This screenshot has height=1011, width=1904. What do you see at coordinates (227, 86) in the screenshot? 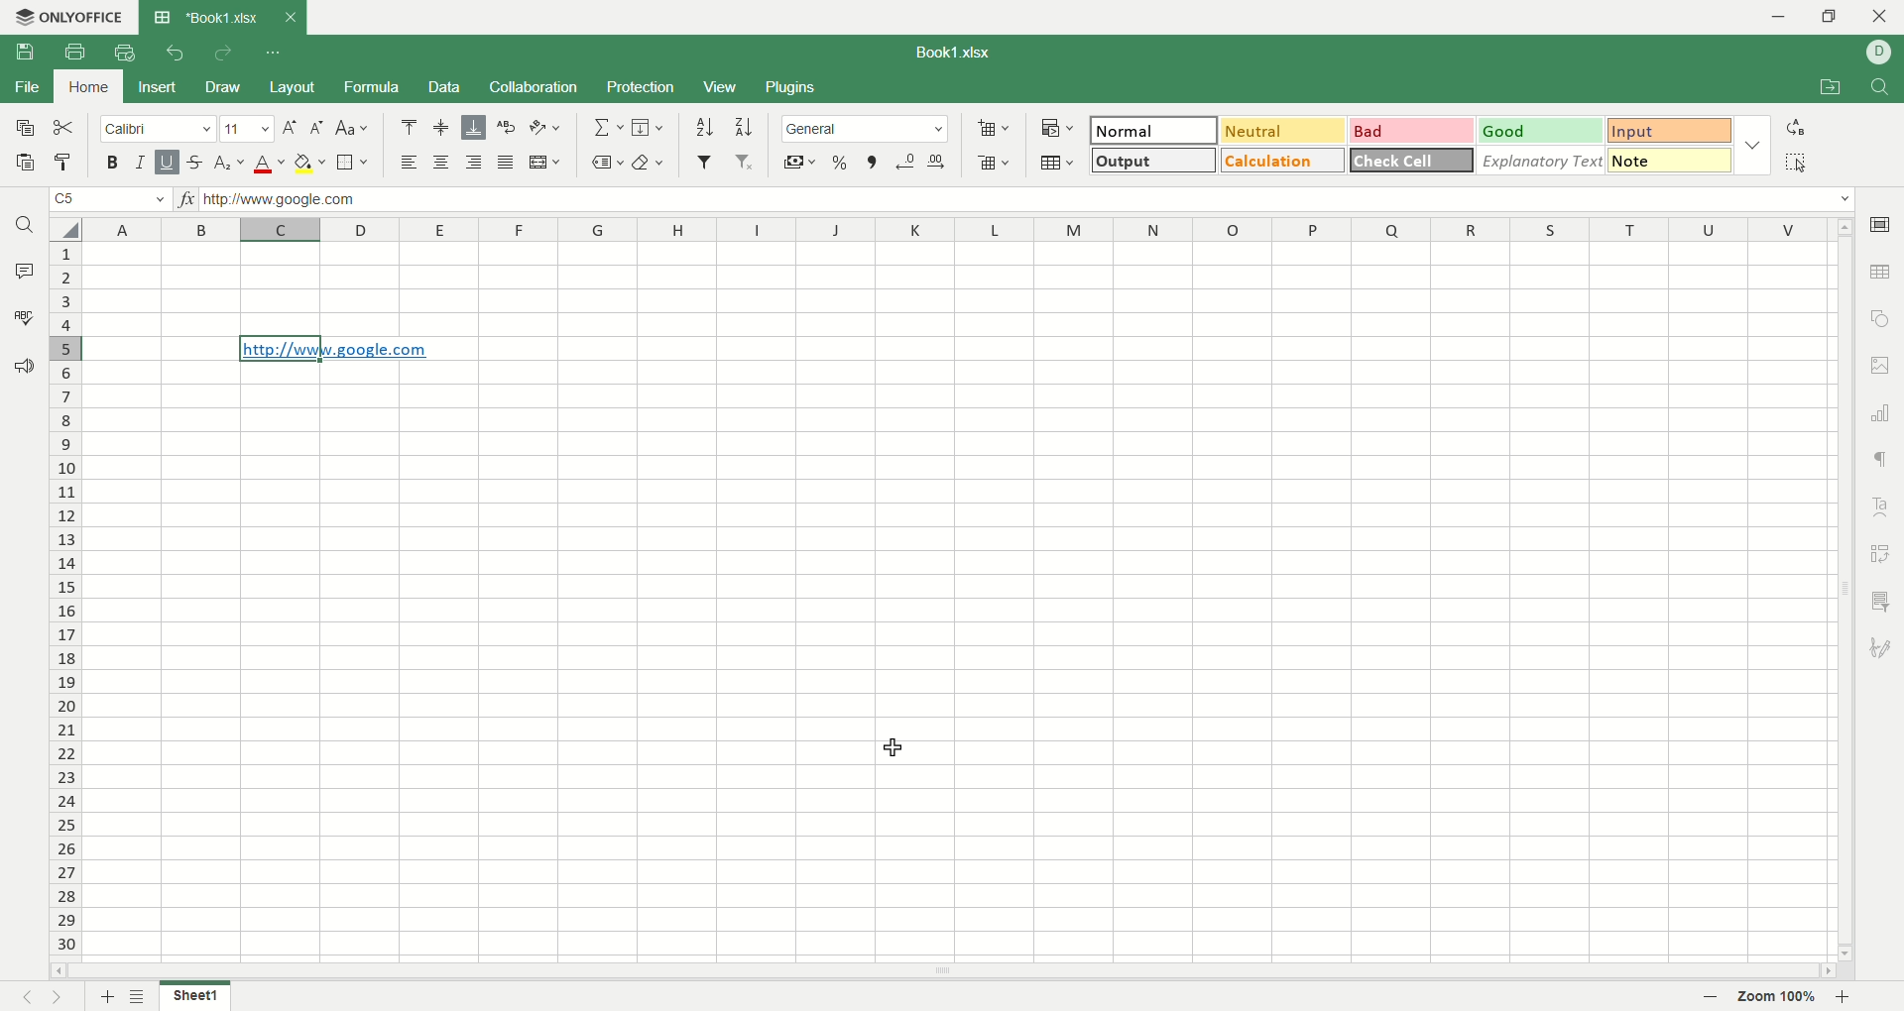
I see `draw` at bounding box center [227, 86].